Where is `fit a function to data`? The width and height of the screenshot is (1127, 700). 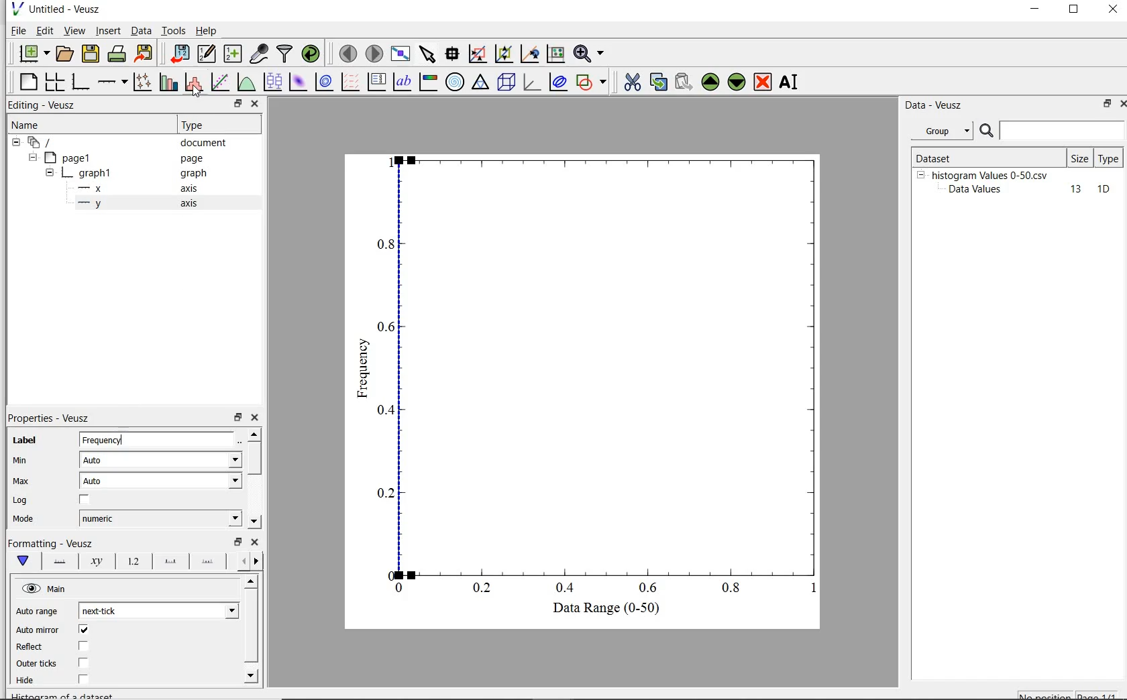 fit a function to data is located at coordinates (221, 81).